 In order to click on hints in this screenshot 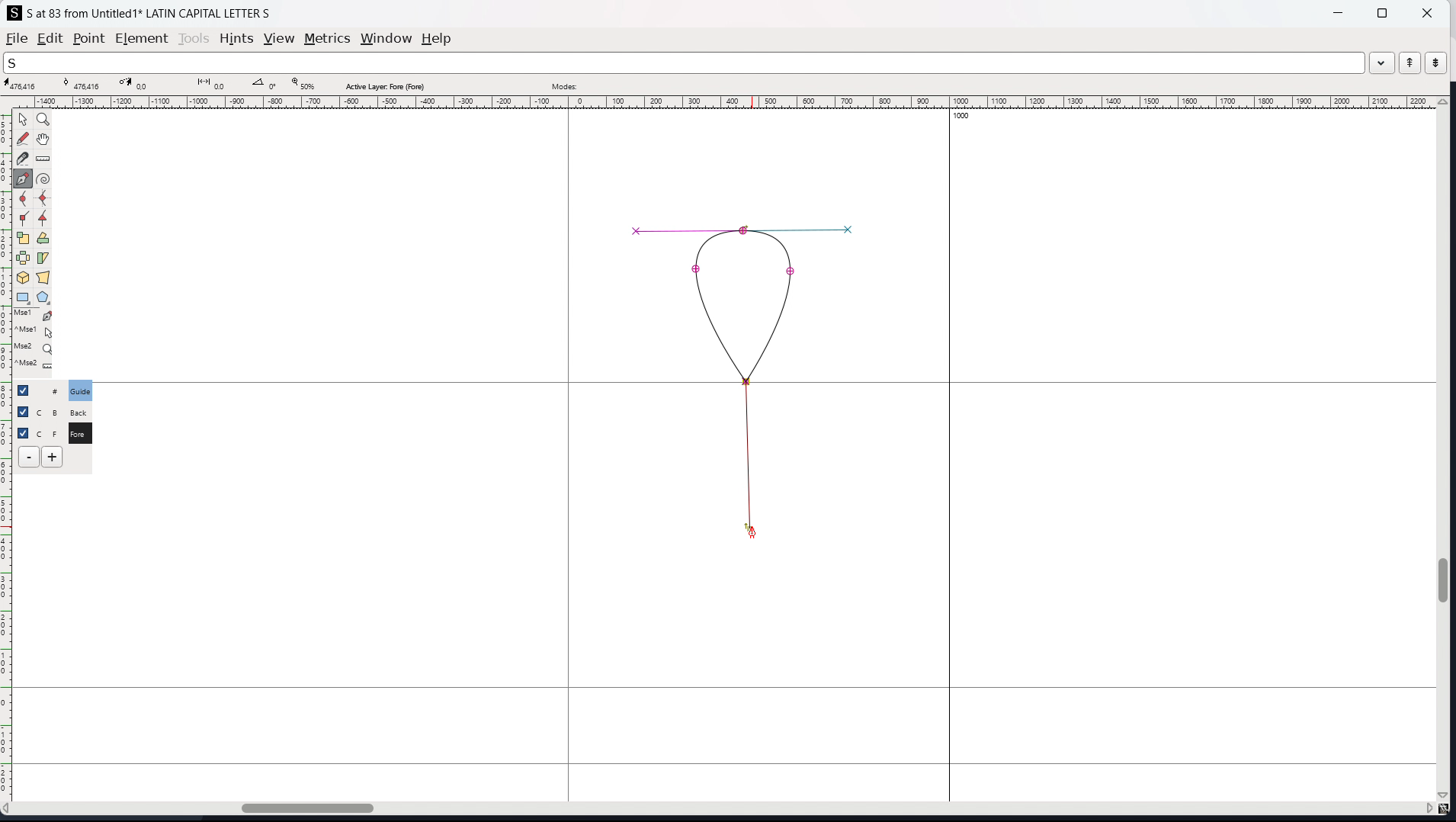, I will do `click(237, 39)`.